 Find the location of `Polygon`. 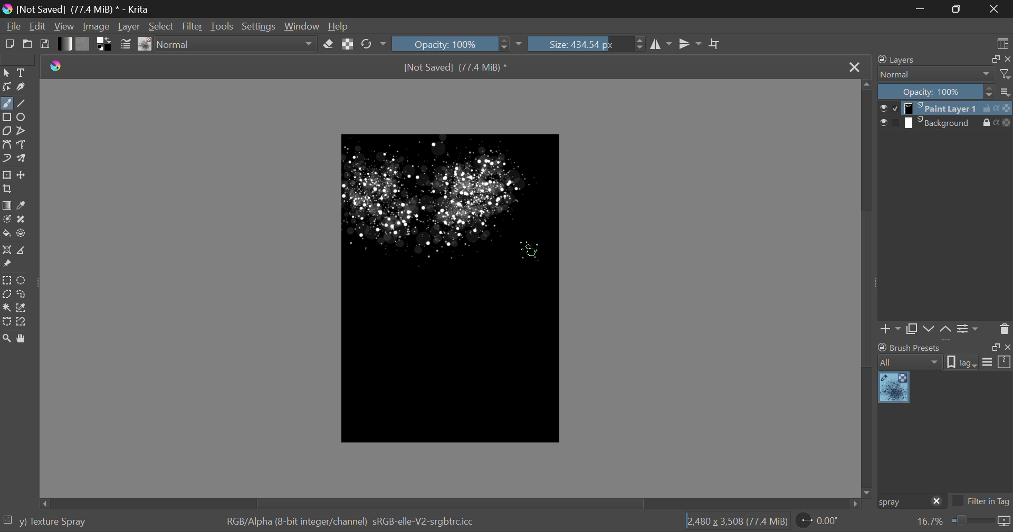

Polygon is located at coordinates (7, 132).